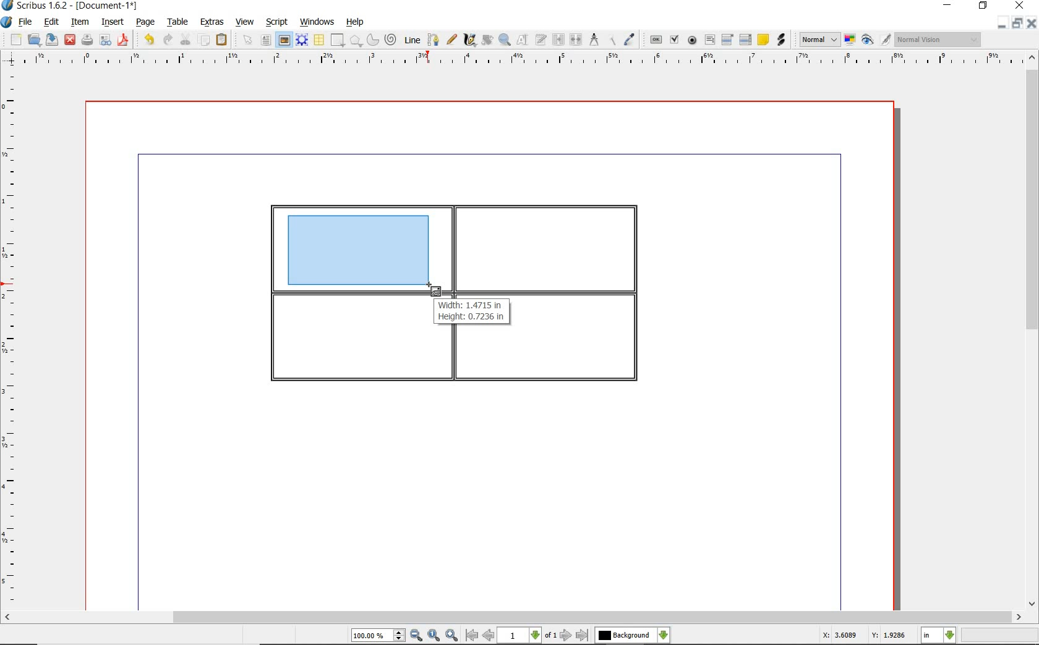  What do you see at coordinates (868, 41) in the screenshot?
I see `preview mode` at bounding box center [868, 41].